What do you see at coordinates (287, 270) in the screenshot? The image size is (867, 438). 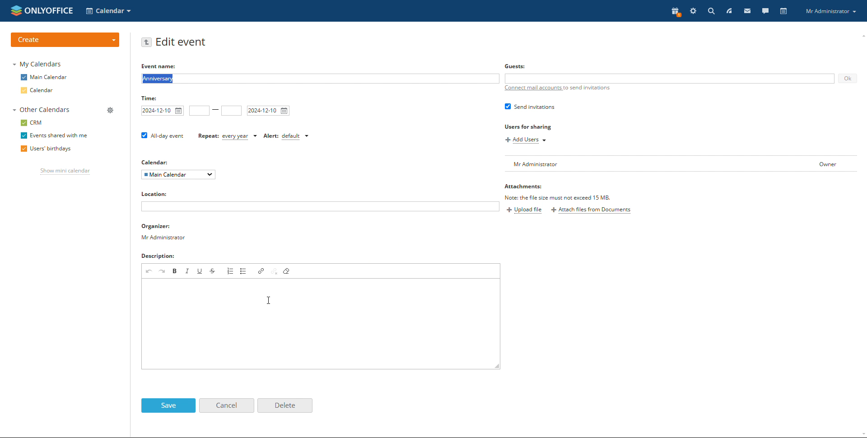 I see `remove format` at bounding box center [287, 270].